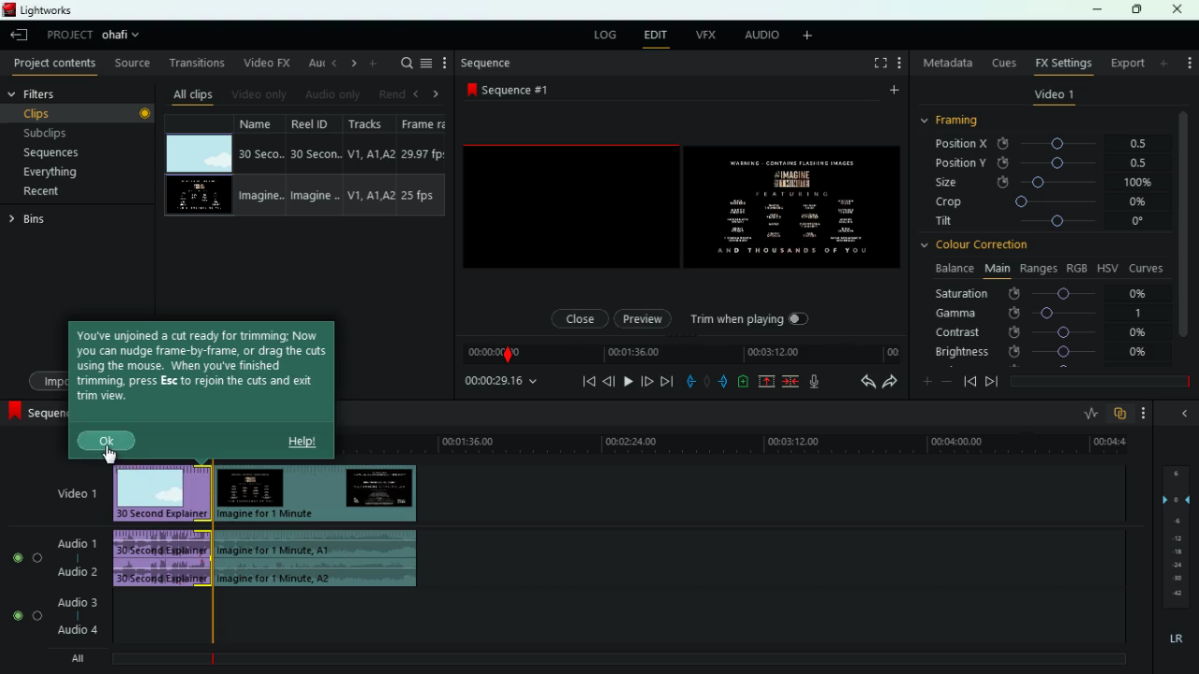  Describe the element at coordinates (725, 383) in the screenshot. I see `push` at that location.